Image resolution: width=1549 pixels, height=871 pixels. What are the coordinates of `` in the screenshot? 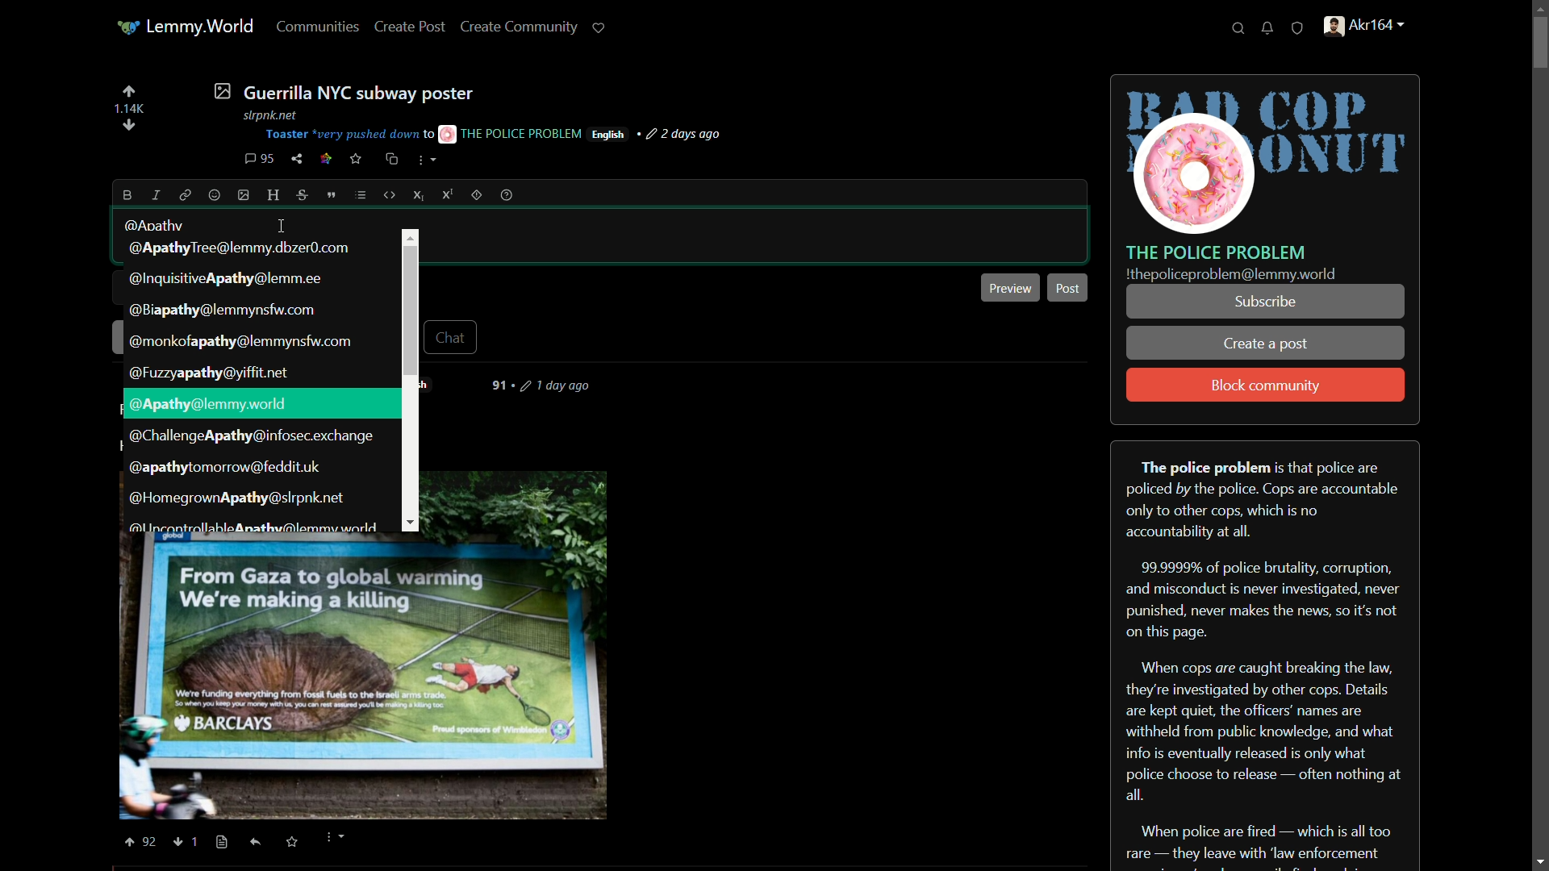 It's located at (152, 842).